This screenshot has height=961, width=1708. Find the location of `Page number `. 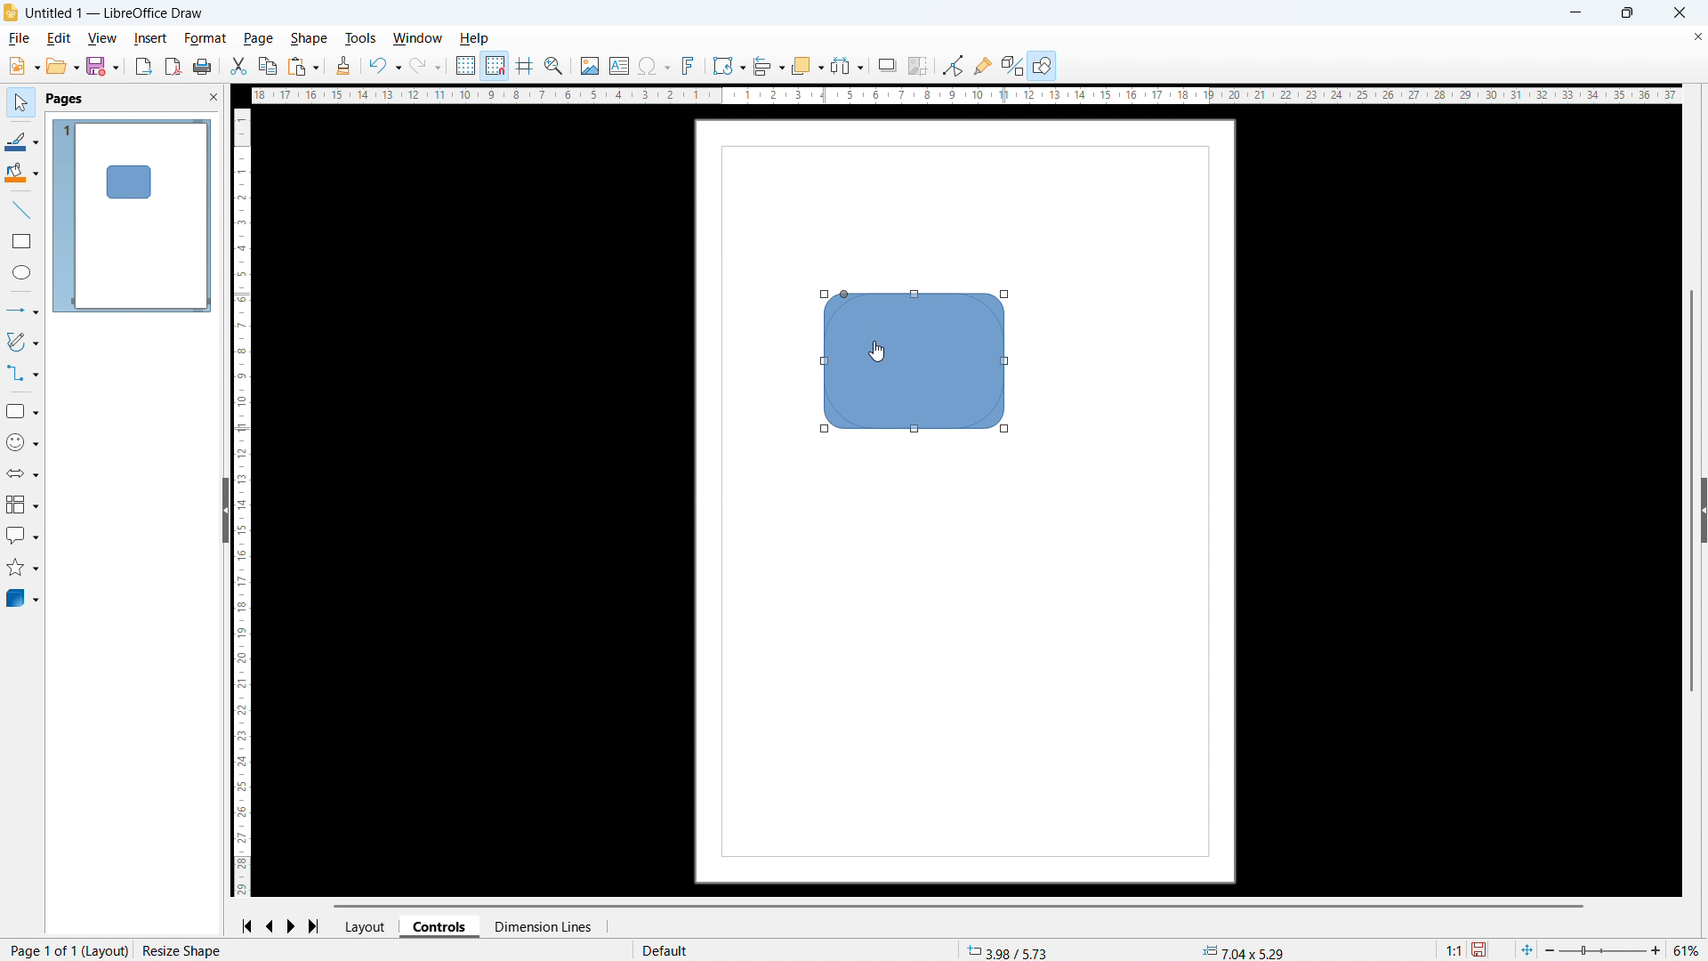

Page number  is located at coordinates (66, 950).